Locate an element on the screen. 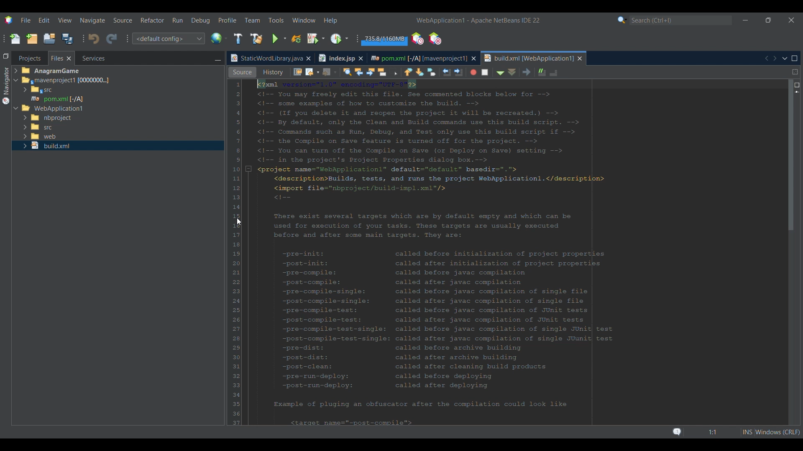 Image resolution: width=803 pixels, height=451 pixels. Next bookmark is located at coordinates (496, 72).